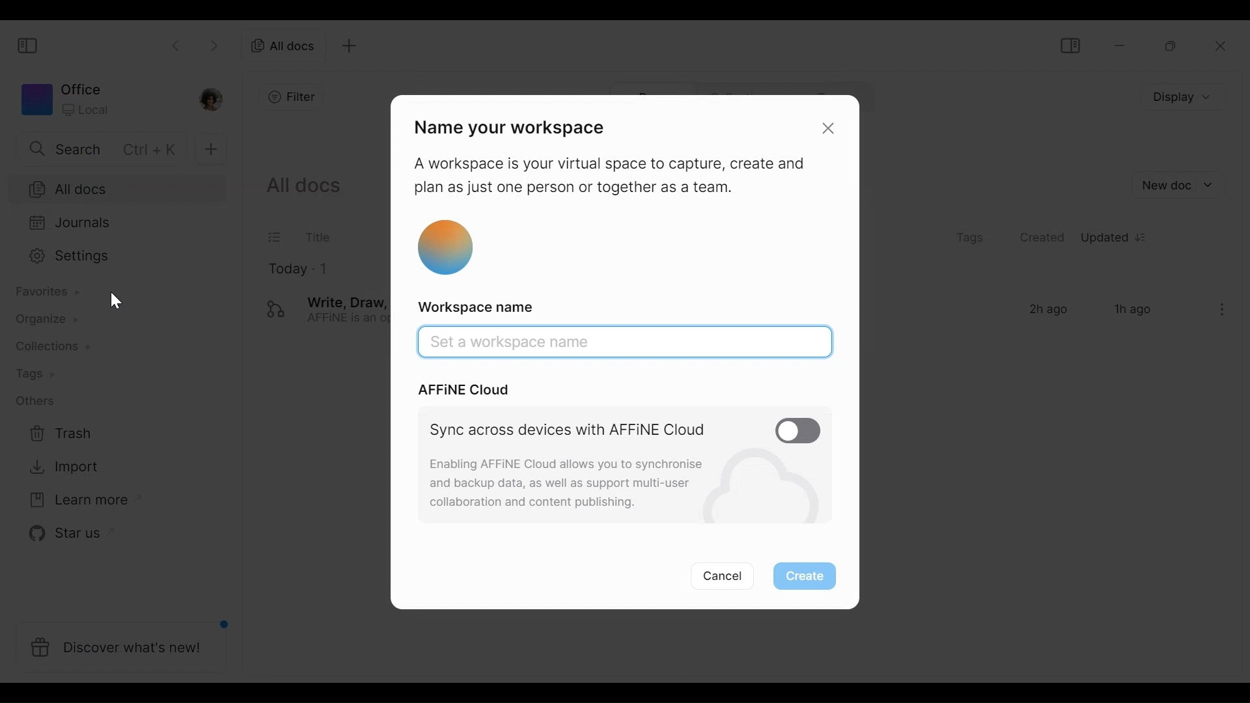 The height and width of the screenshot is (703, 1250). What do you see at coordinates (210, 150) in the screenshot?
I see `Add new` at bounding box center [210, 150].